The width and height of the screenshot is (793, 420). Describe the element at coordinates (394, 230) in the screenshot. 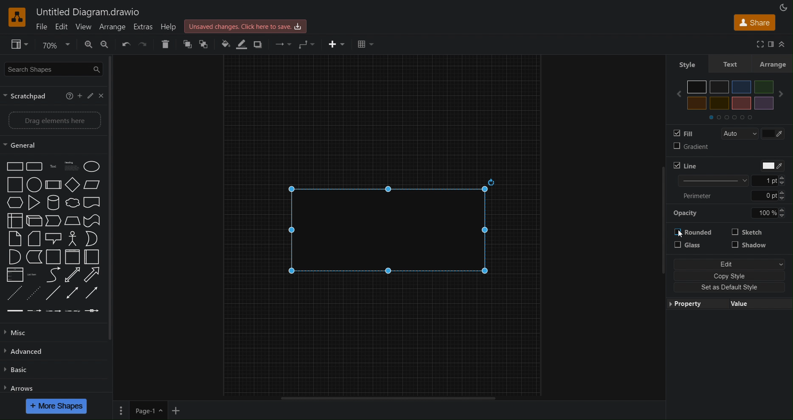

I see `Rectangle` at that location.